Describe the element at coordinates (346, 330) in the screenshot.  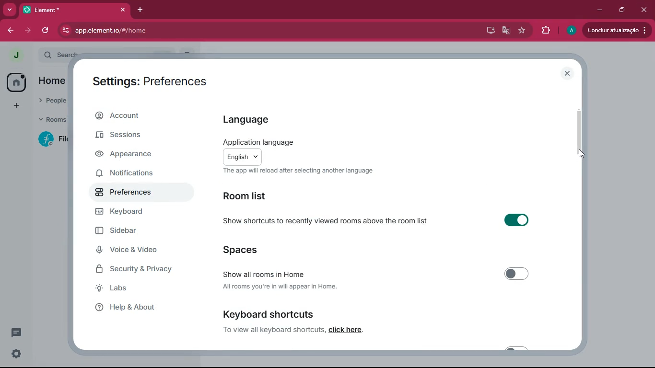
I see `click here` at that location.